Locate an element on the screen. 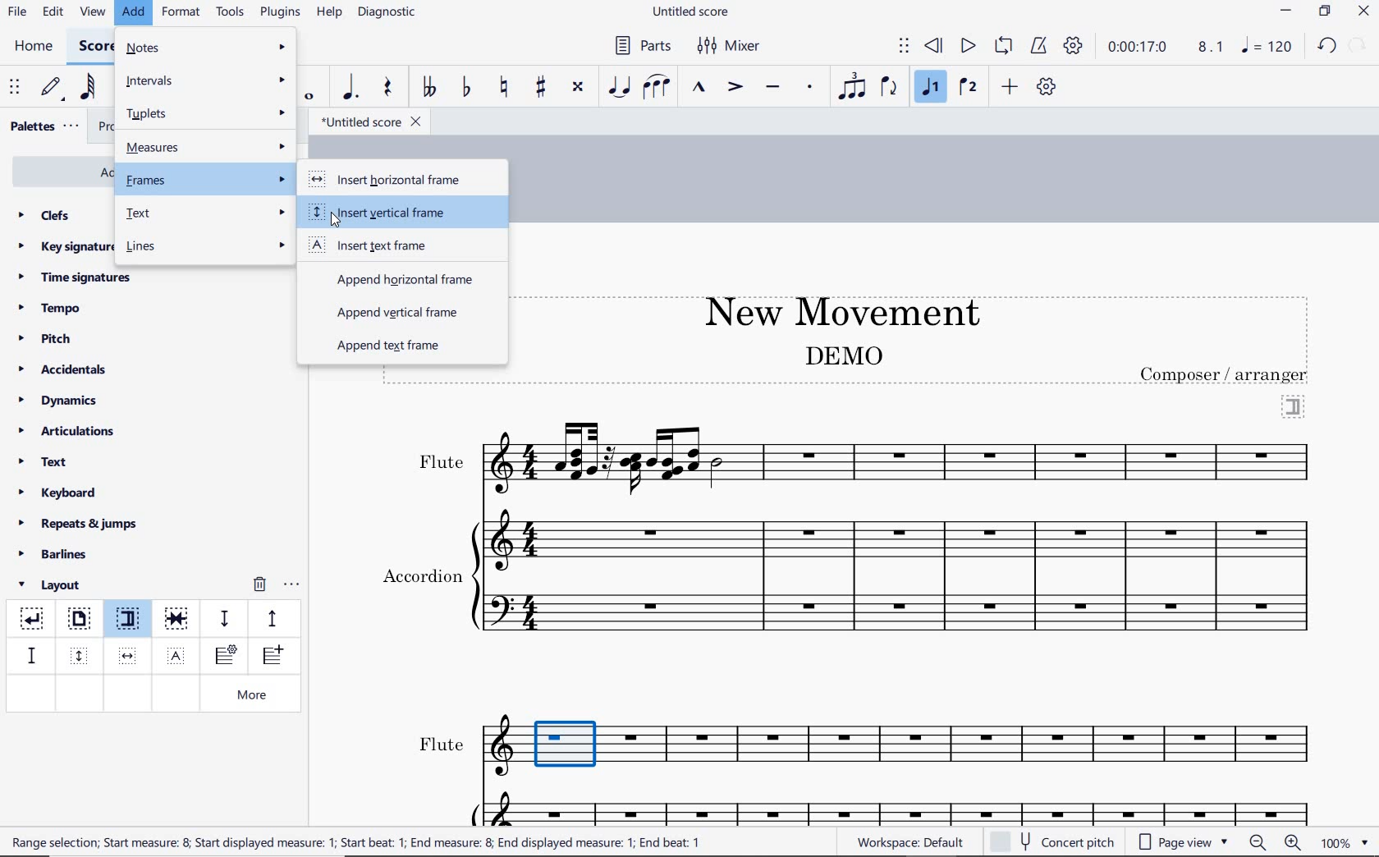 The width and height of the screenshot is (1379, 857). page break is located at coordinates (78, 621).